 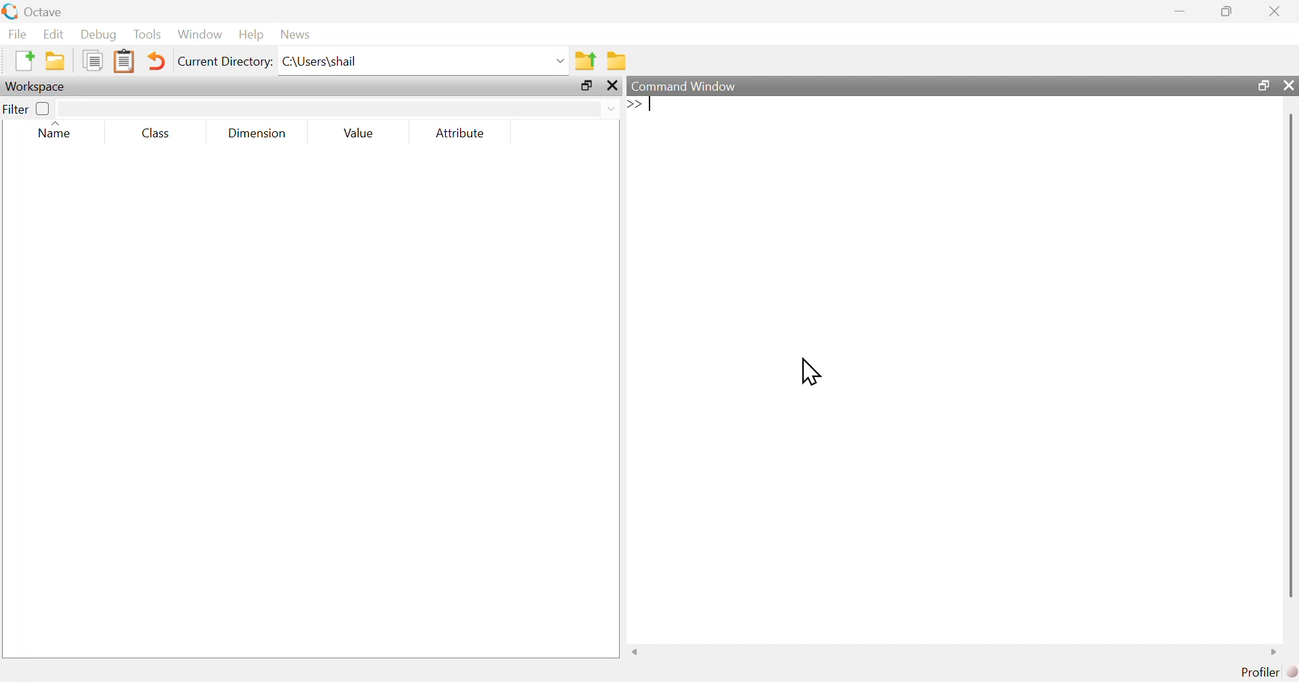 What do you see at coordinates (610, 109) in the screenshot?
I see `dropdown` at bounding box center [610, 109].